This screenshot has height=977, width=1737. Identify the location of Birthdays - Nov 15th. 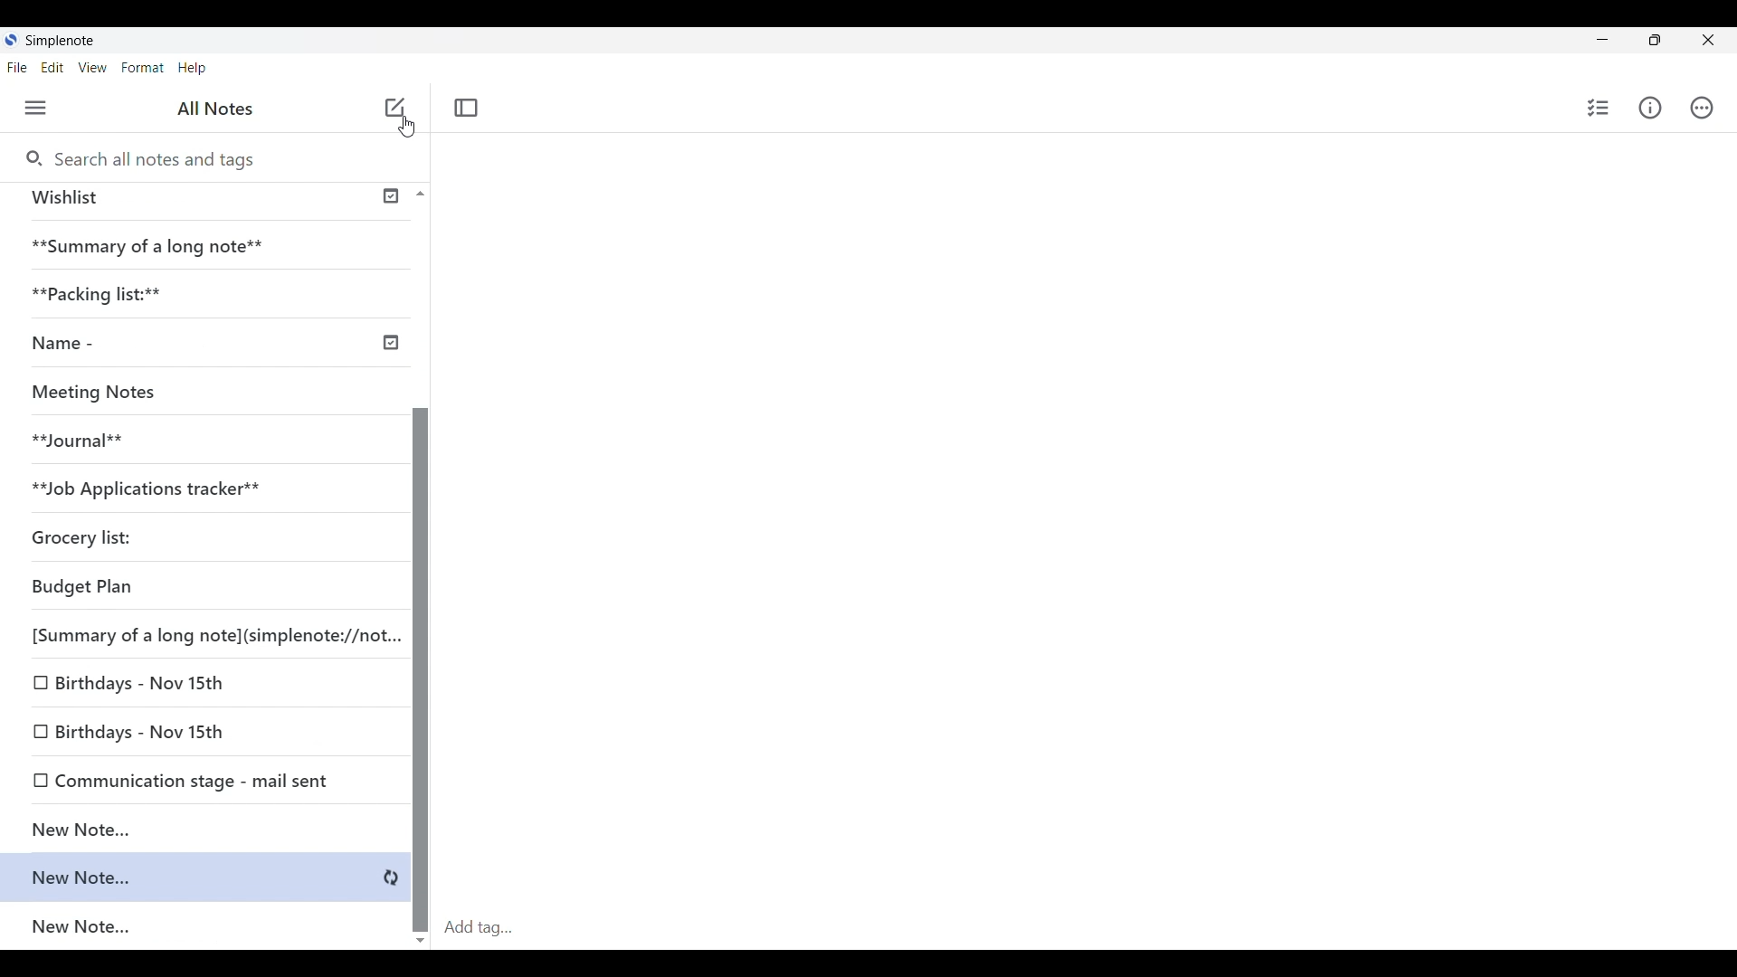
(204, 686).